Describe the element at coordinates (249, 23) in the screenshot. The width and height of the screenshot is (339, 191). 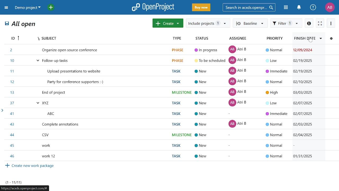
I see `Baseline` at that location.